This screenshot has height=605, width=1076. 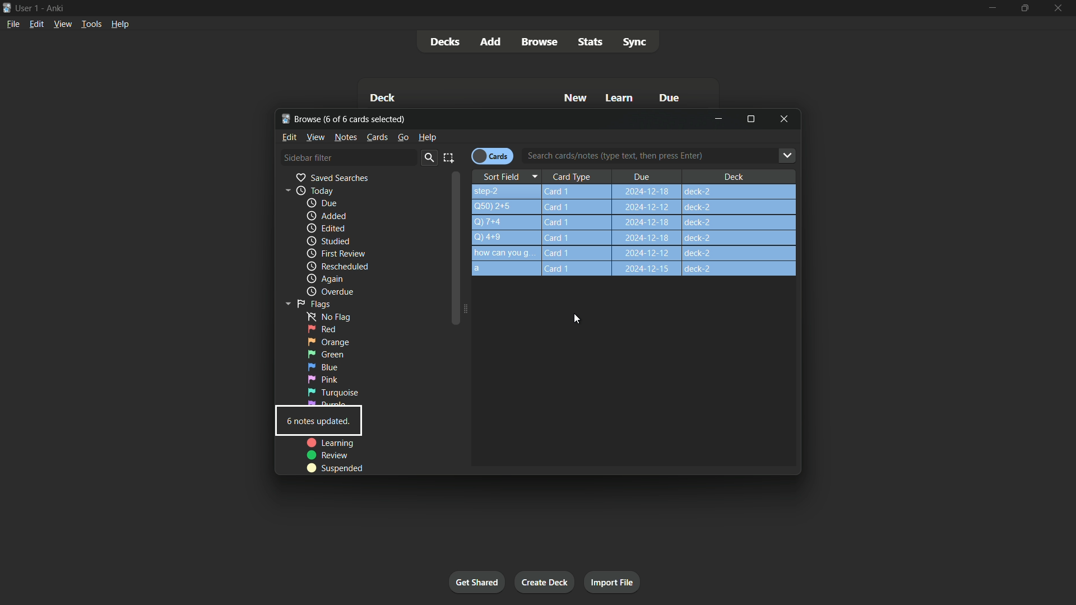 What do you see at coordinates (492, 42) in the screenshot?
I see `Add` at bounding box center [492, 42].